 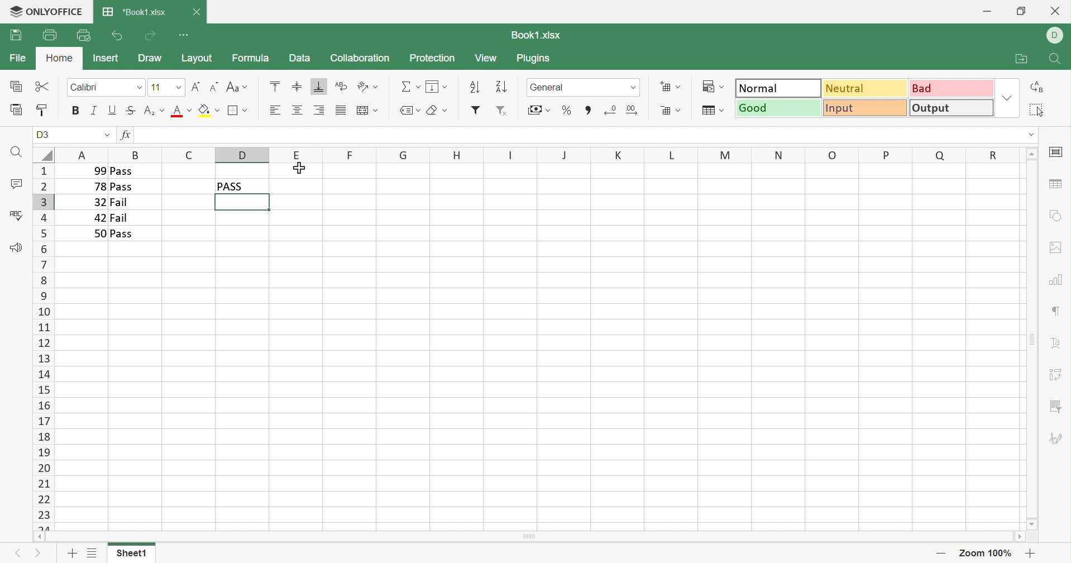 I want to click on Neutral, so click(x=866, y=87).